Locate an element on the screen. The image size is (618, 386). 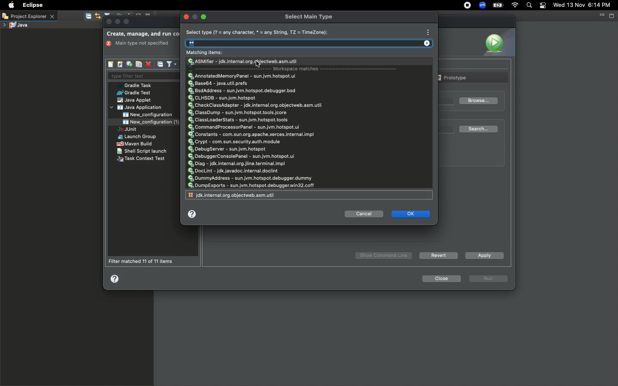
Date/time is located at coordinates (585, 5).